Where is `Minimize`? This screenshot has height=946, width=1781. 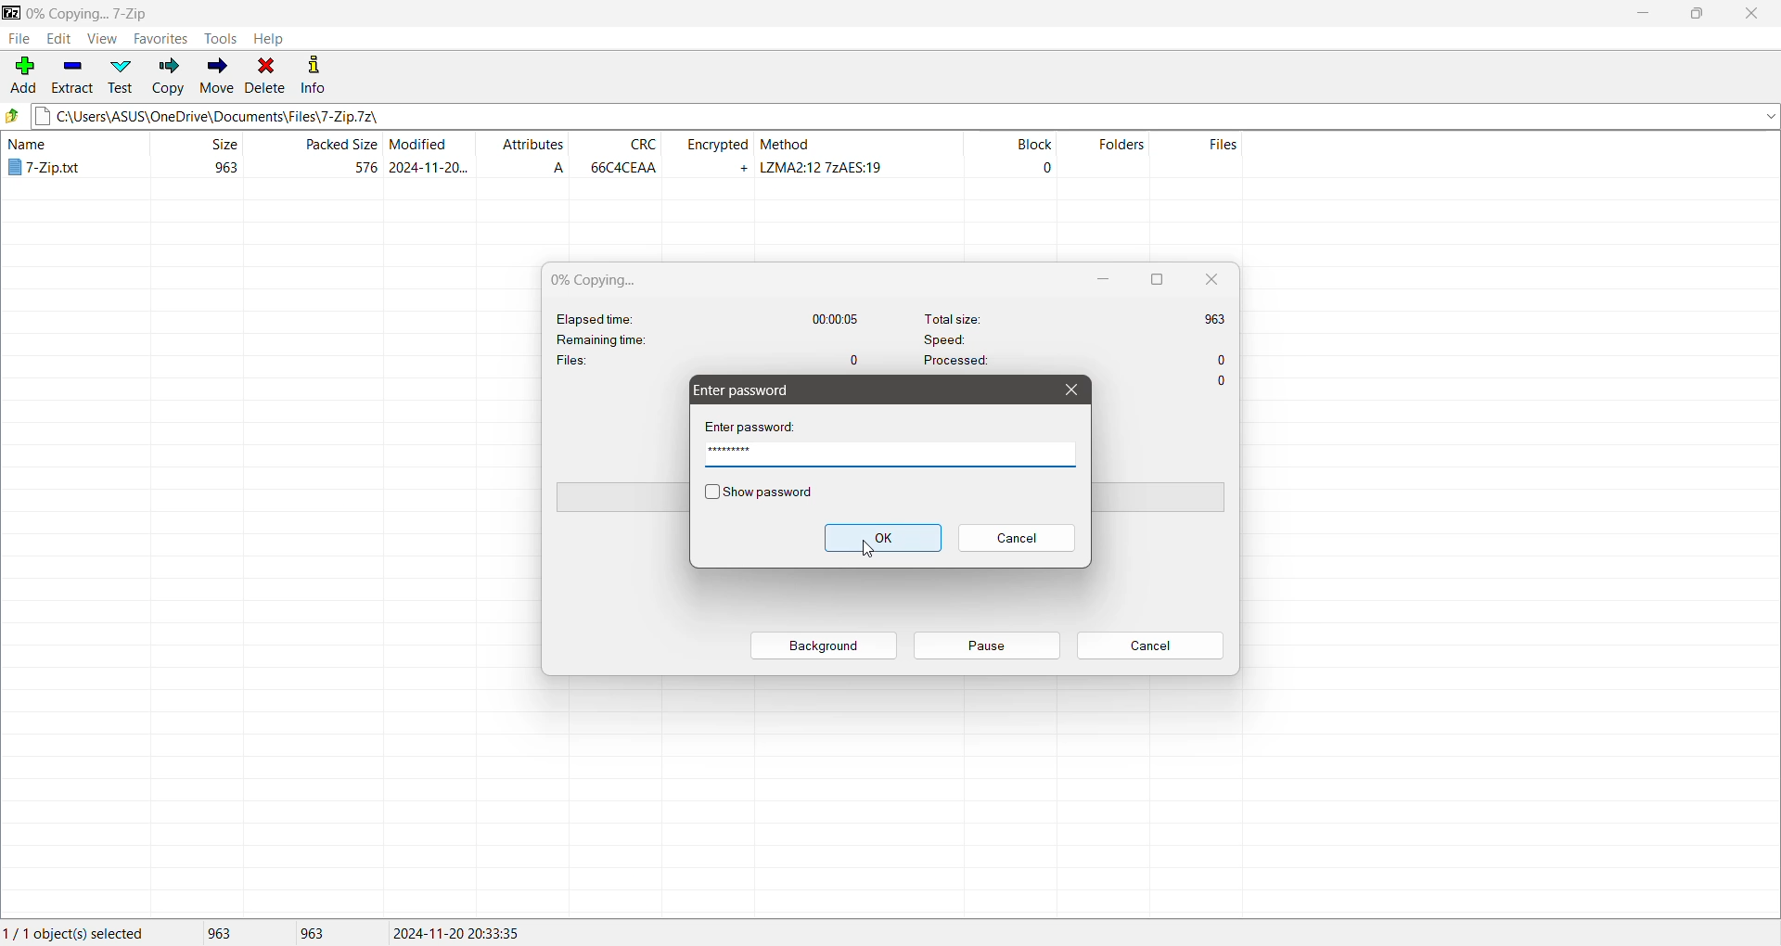 Minimize is located at coordinates (1641, 14).